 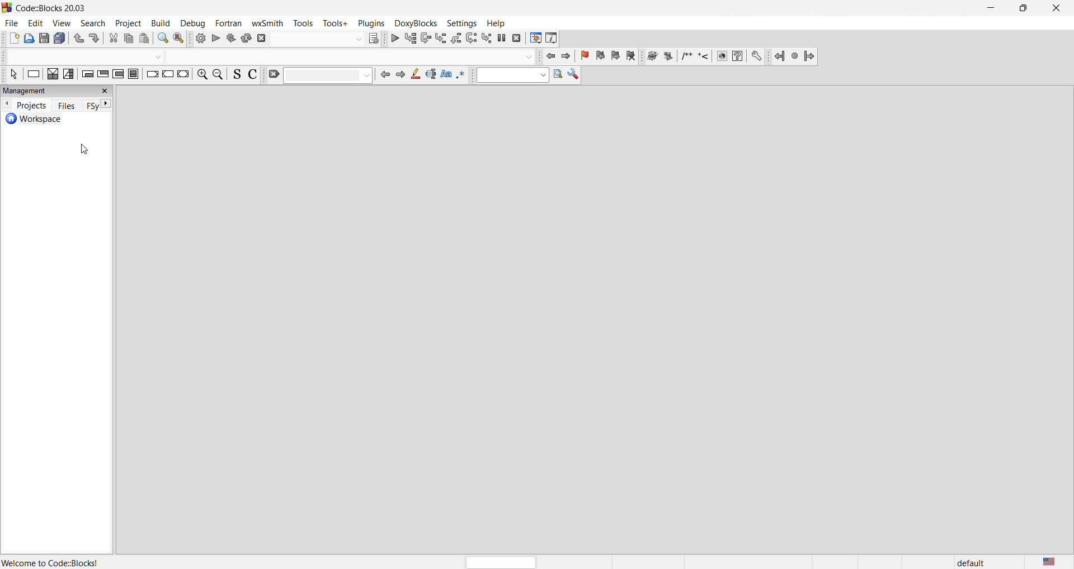 What do you see at coordinates (229, 23) in the screenshot?
I see `fortran` at bounding box center [229, 23].